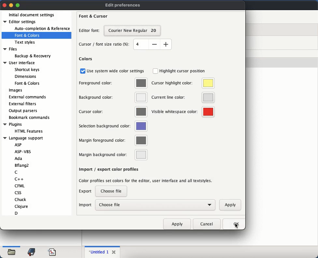 This screenshot has width=318, height=258. Describe the element at coordinates (166, 44) in the screenshot. I see `increase` at that location.